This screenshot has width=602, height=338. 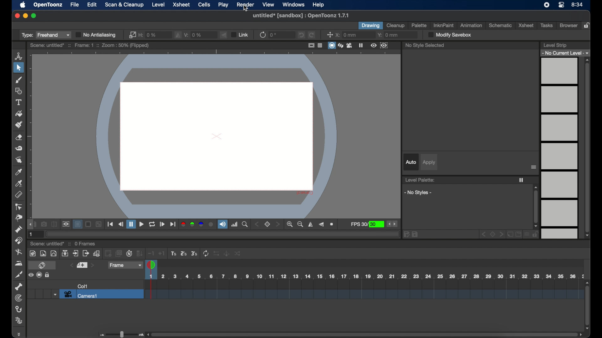 I want to click on y, so click(x=388, y=35).